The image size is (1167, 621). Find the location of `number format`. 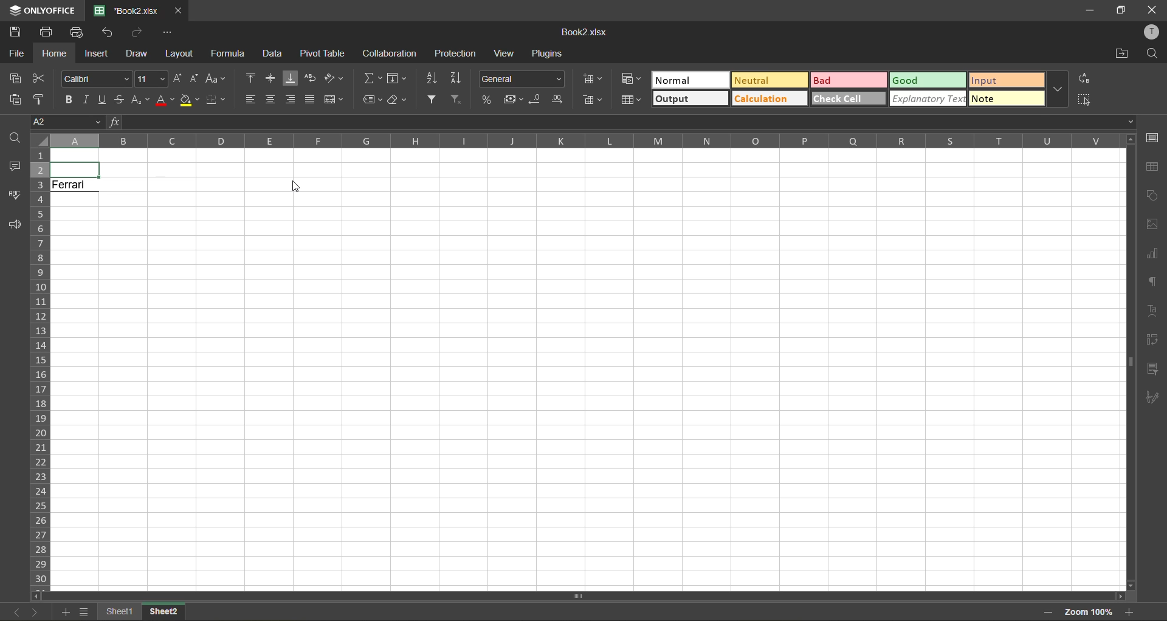

number format is located at coordinates (521, 78).